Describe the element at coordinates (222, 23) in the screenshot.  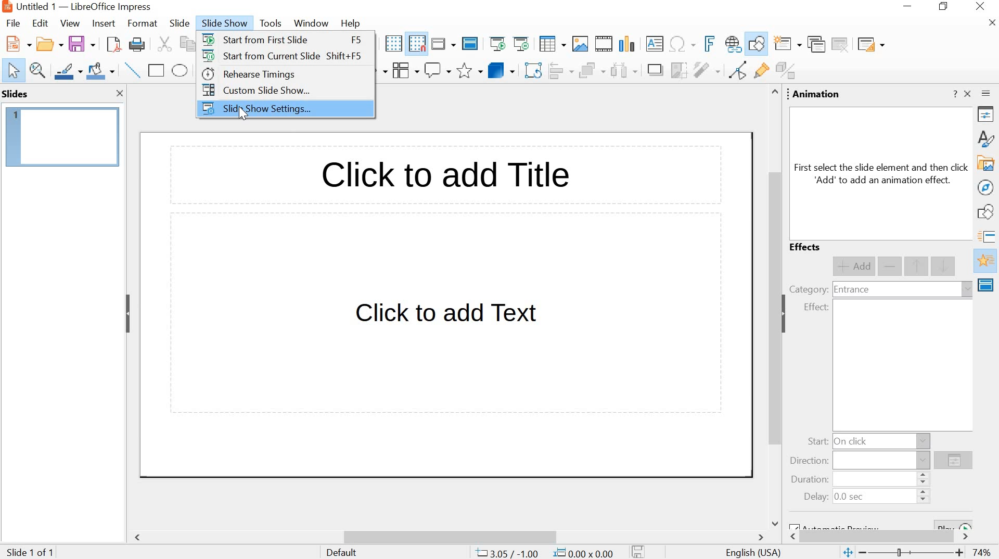
I see `slide show menu` at that location.